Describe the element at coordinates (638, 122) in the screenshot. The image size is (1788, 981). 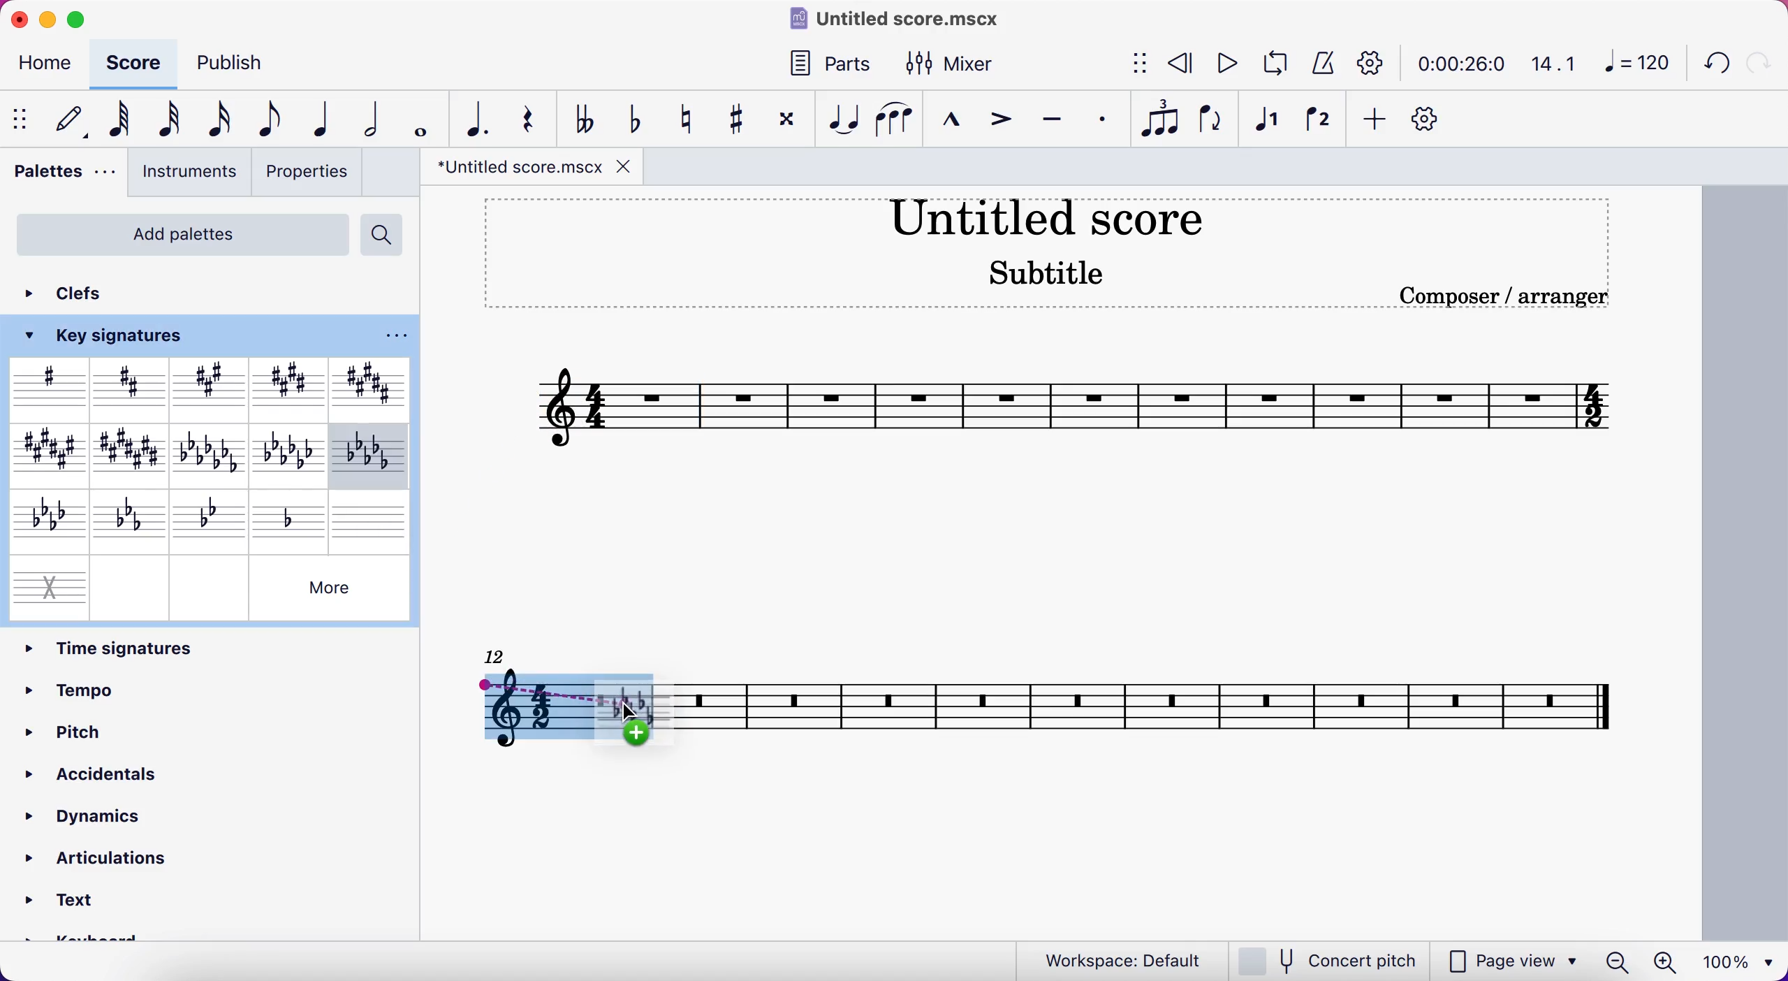
I see `toggle flat` at that location.